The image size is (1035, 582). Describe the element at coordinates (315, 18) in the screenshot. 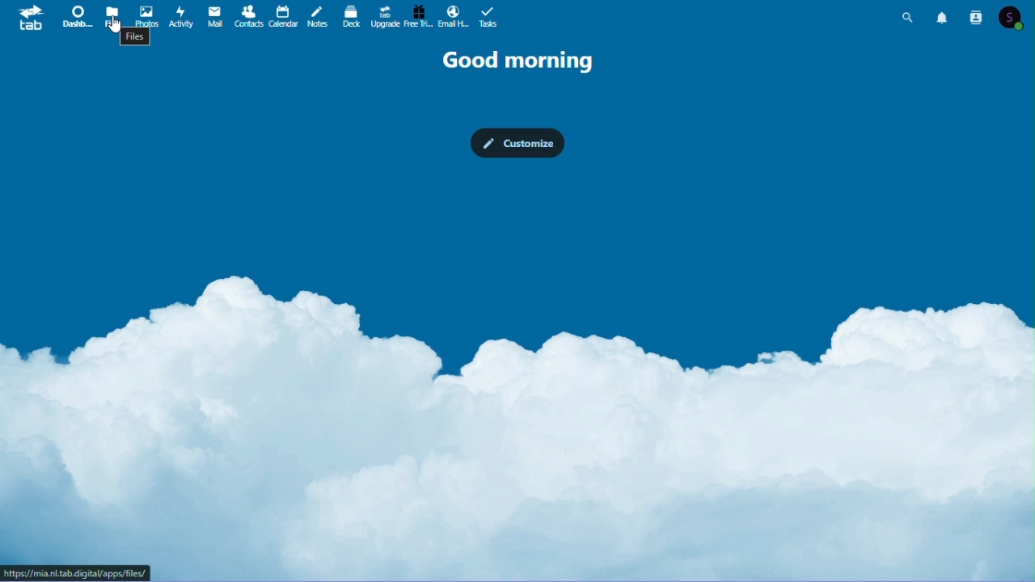

I see `notes` at that location.